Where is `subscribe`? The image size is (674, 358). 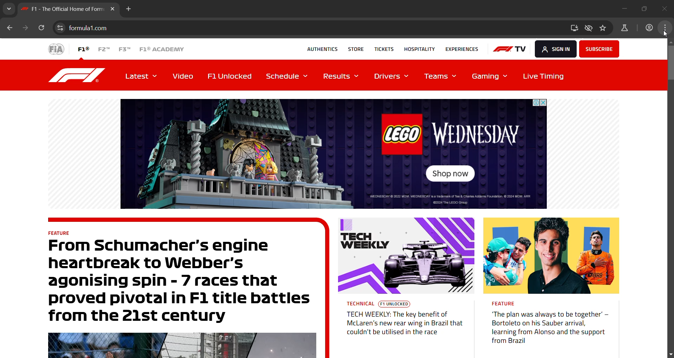
subscribe is located at coordinates (599, 49).